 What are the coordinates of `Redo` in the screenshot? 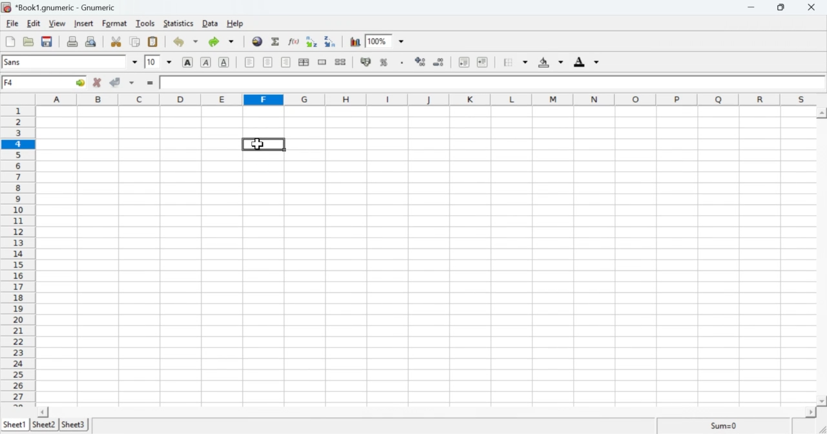 It's located at (220, 43).